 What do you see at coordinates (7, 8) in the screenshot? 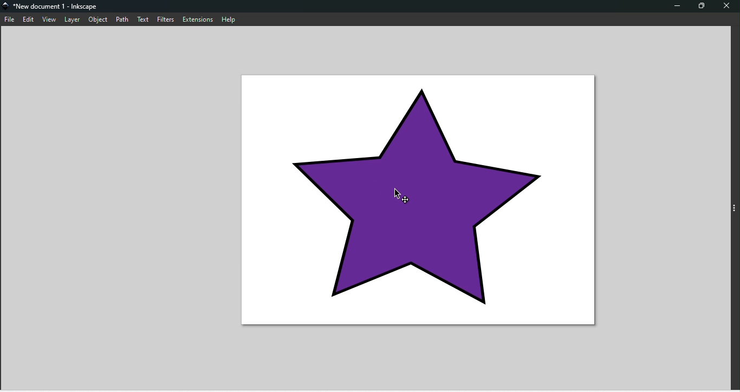
I see `logo` at bounding box center [7, 8].